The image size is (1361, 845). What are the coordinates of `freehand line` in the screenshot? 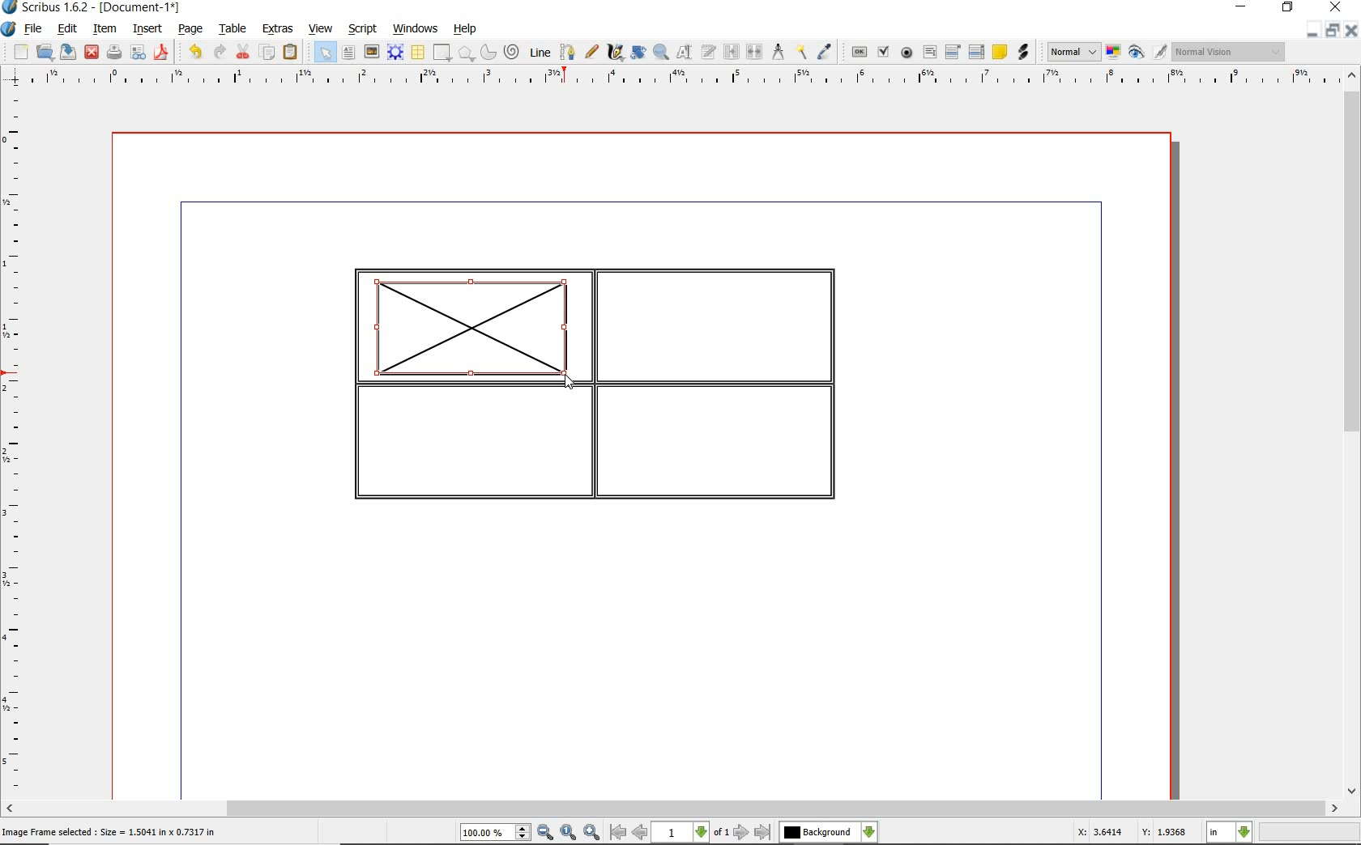 It's located at (593, 53).